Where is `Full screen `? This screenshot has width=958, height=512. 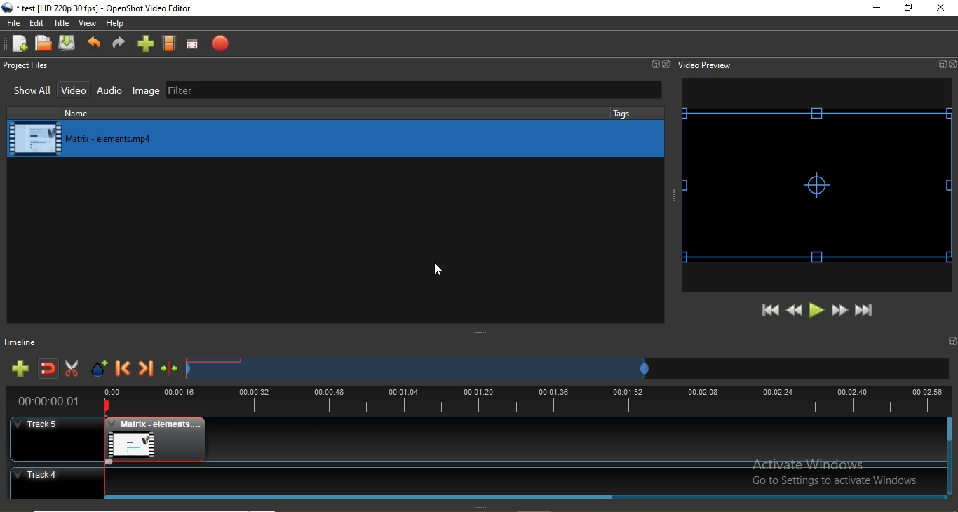
Full screen  is located at coordinates (192, 44).